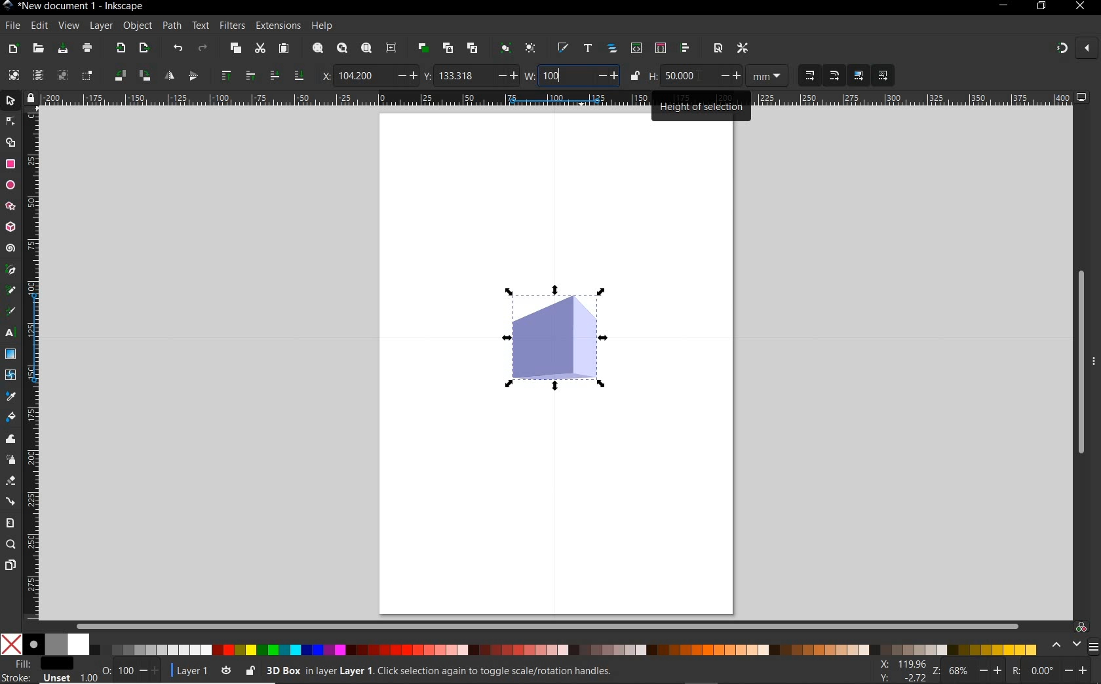 The image size is (1101, 684). I want to click on more options, so click(1094, 360).